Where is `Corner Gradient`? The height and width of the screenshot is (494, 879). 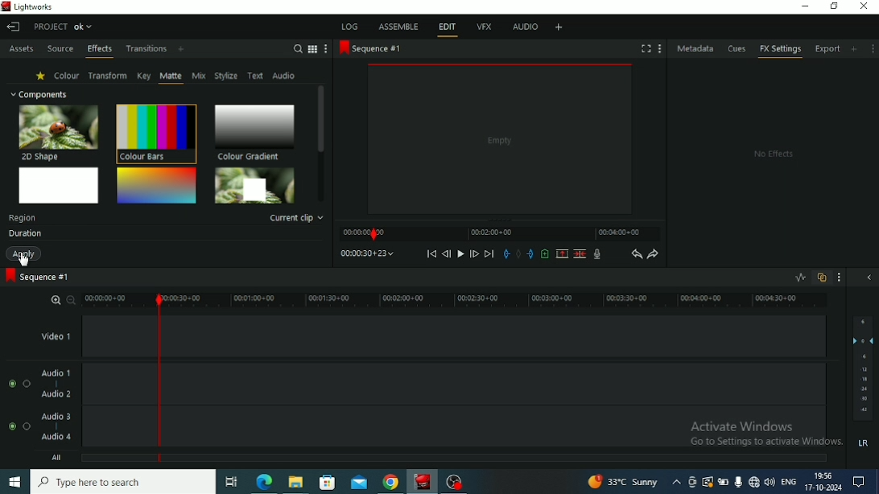 Corner Gradient is located at coordinates (156, 185).